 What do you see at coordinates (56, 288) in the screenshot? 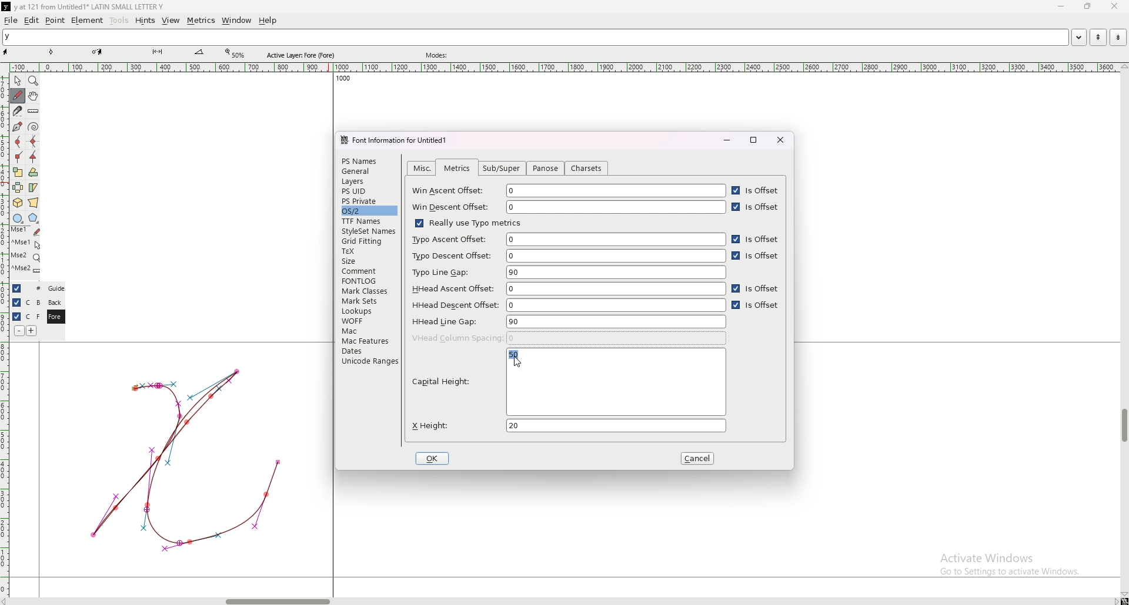
I see `guide` at bounding box center [56, 288].